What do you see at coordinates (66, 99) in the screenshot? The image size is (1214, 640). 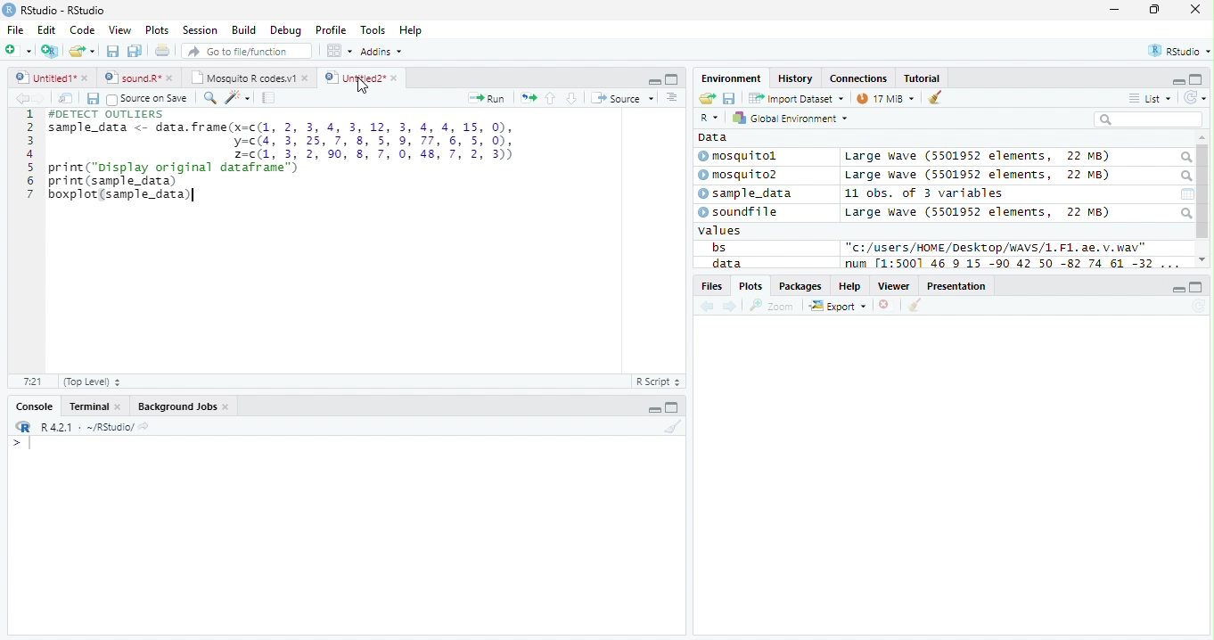 I see `Show in new window` at bounding box center [66, 99].